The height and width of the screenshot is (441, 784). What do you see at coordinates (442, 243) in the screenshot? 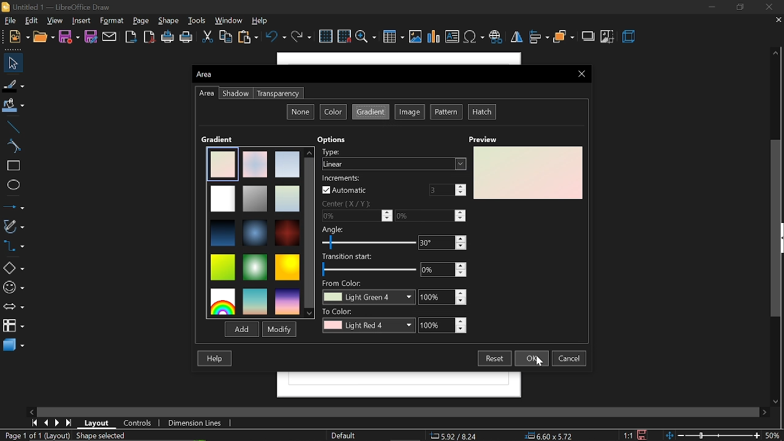
I see `angle value` at bounding box center [442, 243].